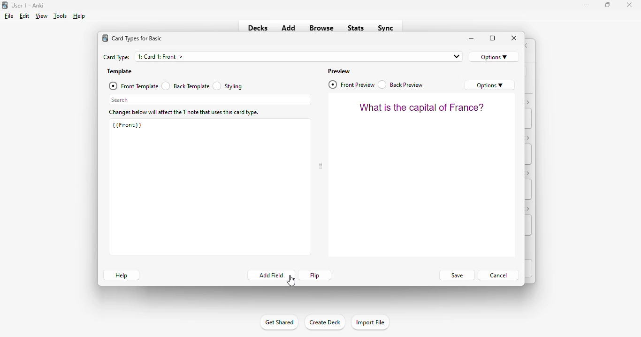 The image size is (641, 337). What do you see at coordinates (289, 27) in the screenshot?
I see `add` at bounding box center [289, 27].